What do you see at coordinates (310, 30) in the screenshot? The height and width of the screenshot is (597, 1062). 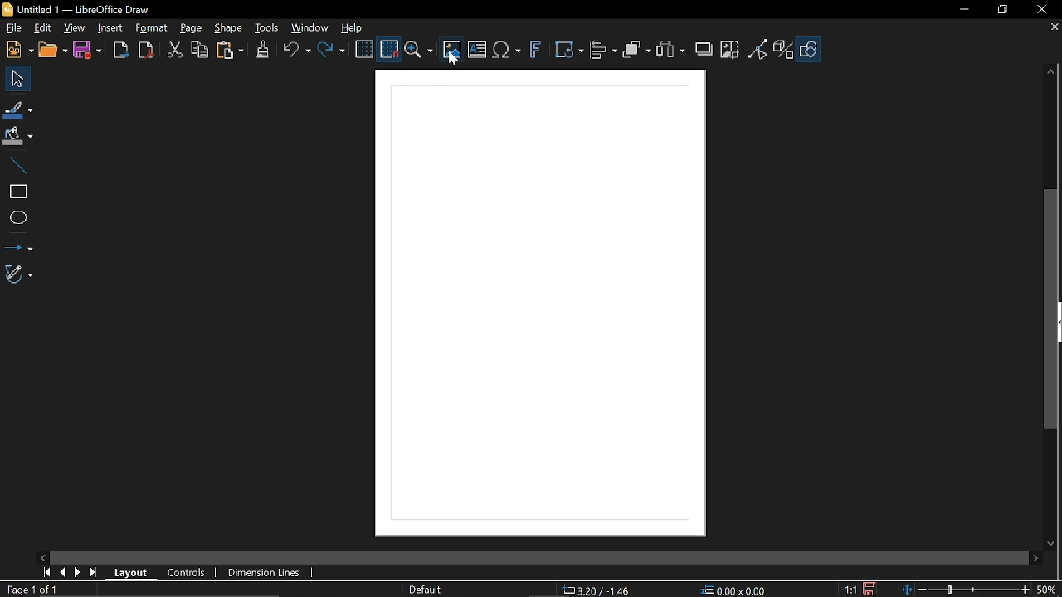 I see `Window` at bounding box center [310, 30].